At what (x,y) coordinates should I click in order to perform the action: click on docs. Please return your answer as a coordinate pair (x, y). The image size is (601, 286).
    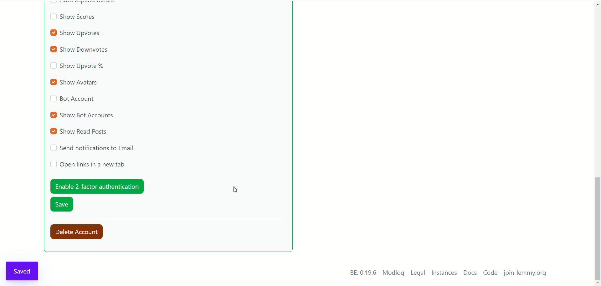
    Looking at the image, I should click on (470, 273).